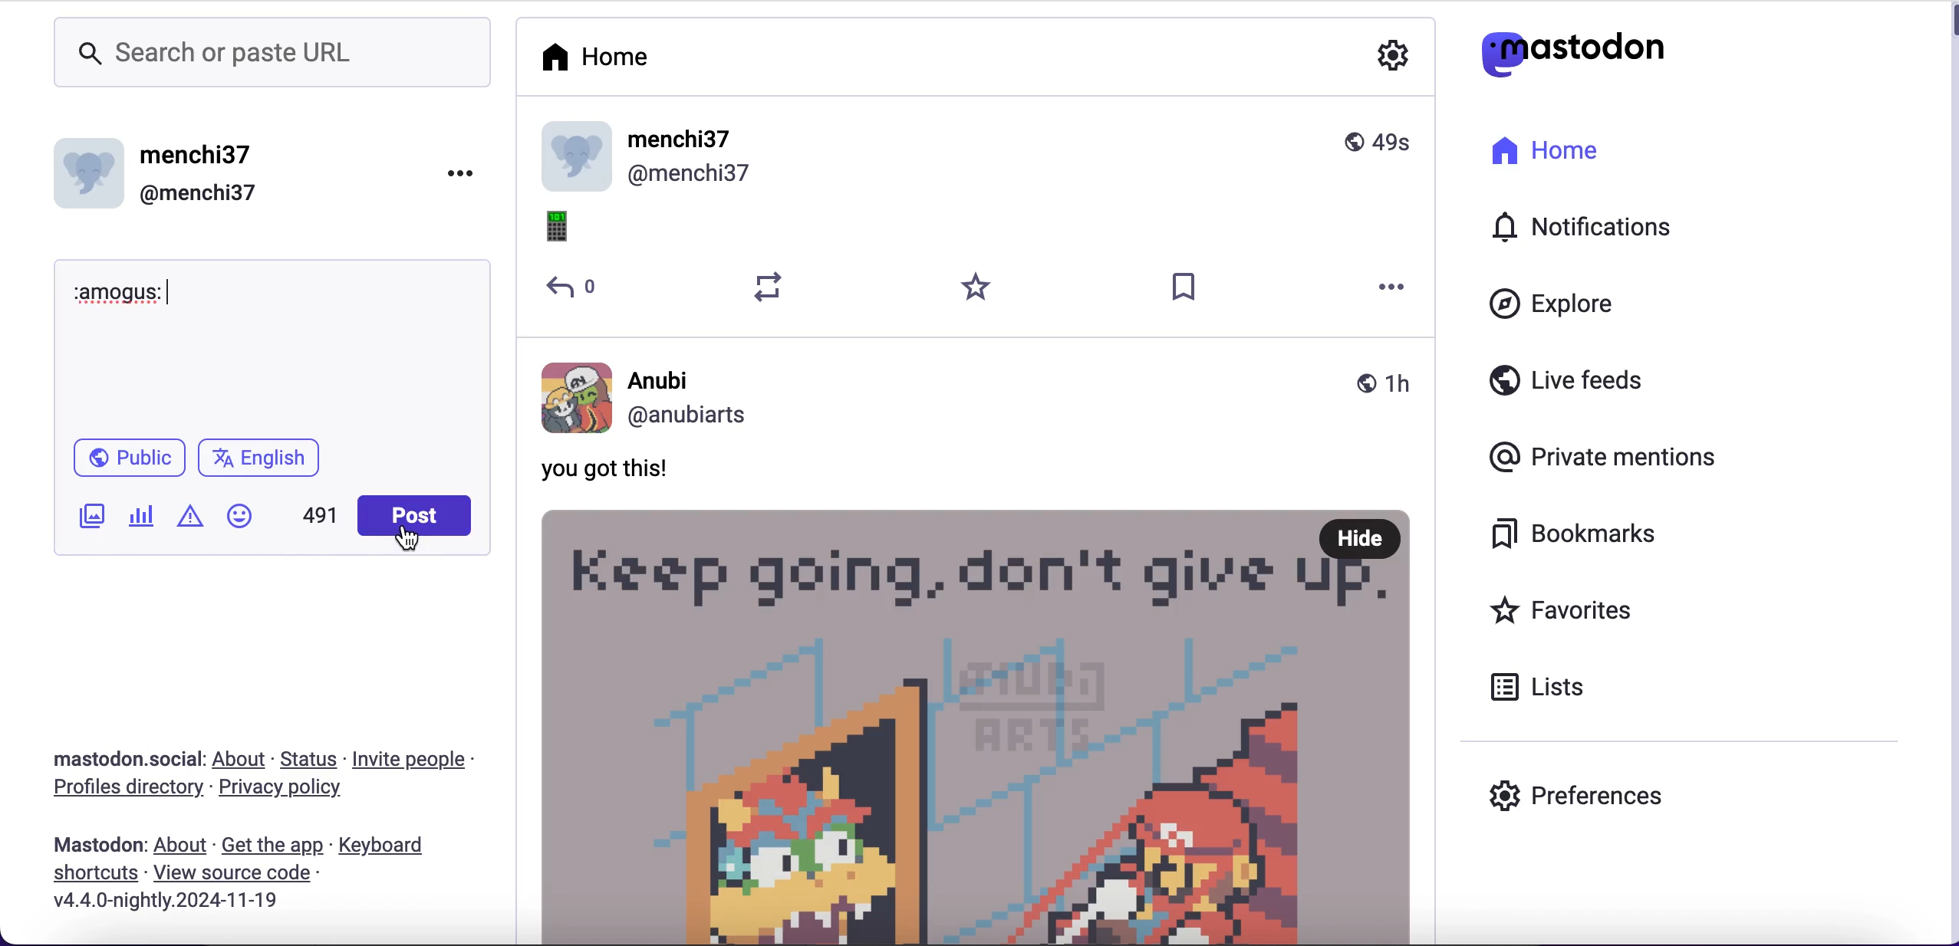 This screenshot has height=946, width=1959. What do you see at coordinates (1394, 288) in the screenshot?
I see `more options` at bounding box center [1394, 288].